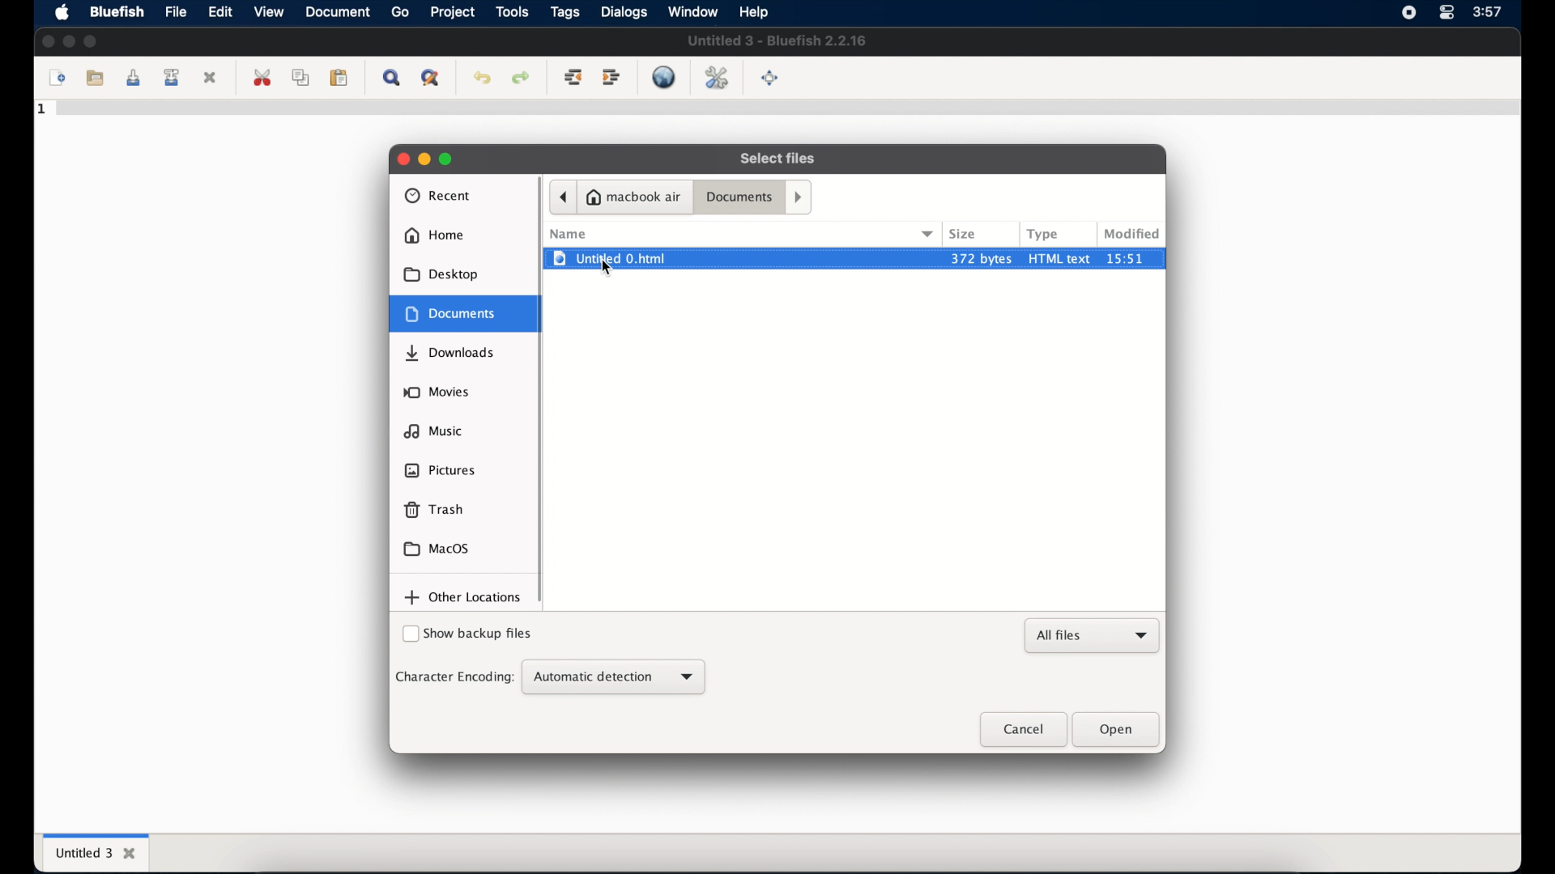  I want to click on type, so click(1044, 234).